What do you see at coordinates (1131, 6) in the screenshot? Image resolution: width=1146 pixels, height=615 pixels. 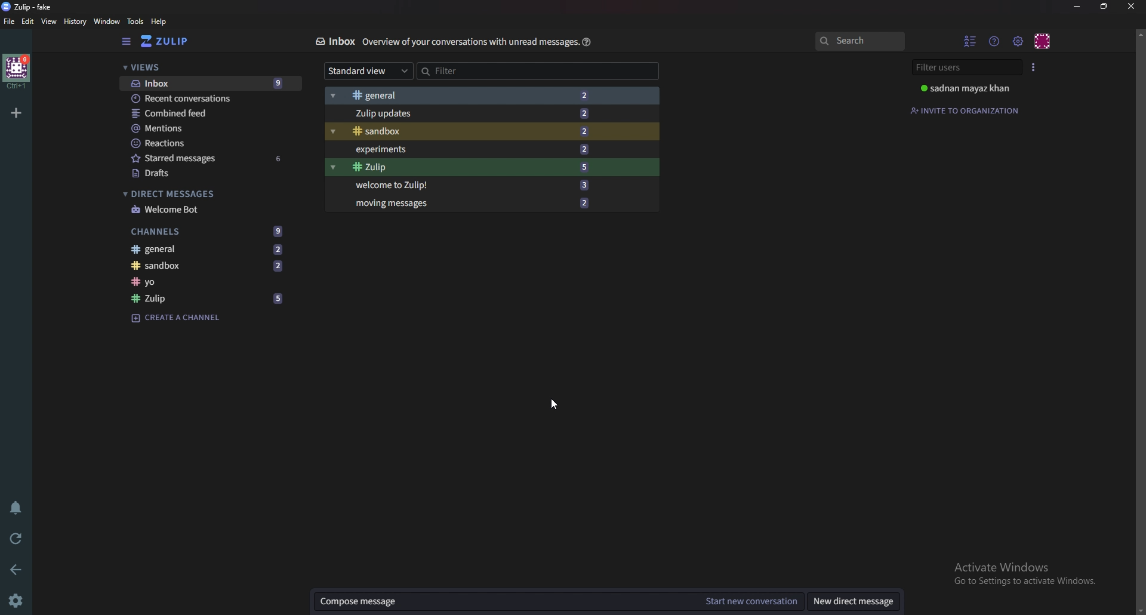 I see `close` at bounding box center [1131, 6].